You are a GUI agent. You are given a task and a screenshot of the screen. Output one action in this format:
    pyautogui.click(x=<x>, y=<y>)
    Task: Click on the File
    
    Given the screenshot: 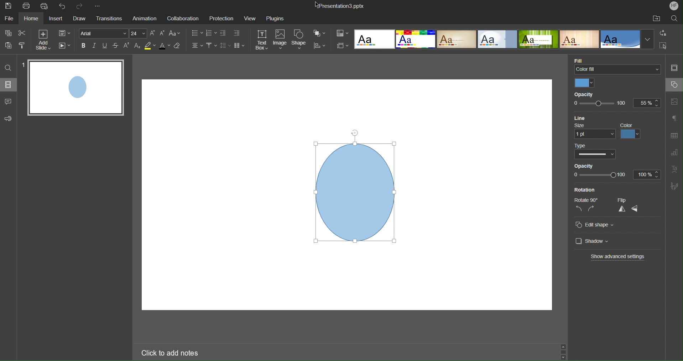 What is the action you would take?
    pyautogui.click(x=9, y=19)
    